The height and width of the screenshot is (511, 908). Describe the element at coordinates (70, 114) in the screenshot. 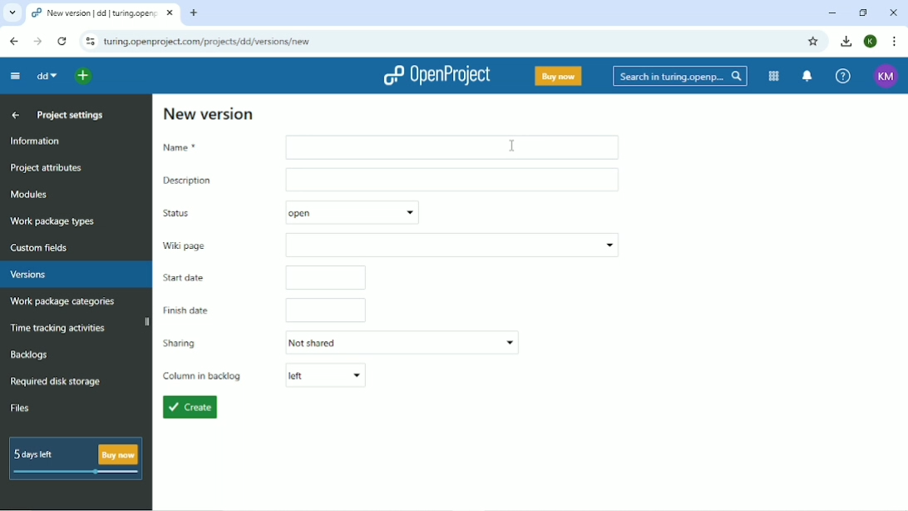

I see `Project settings` at that location.